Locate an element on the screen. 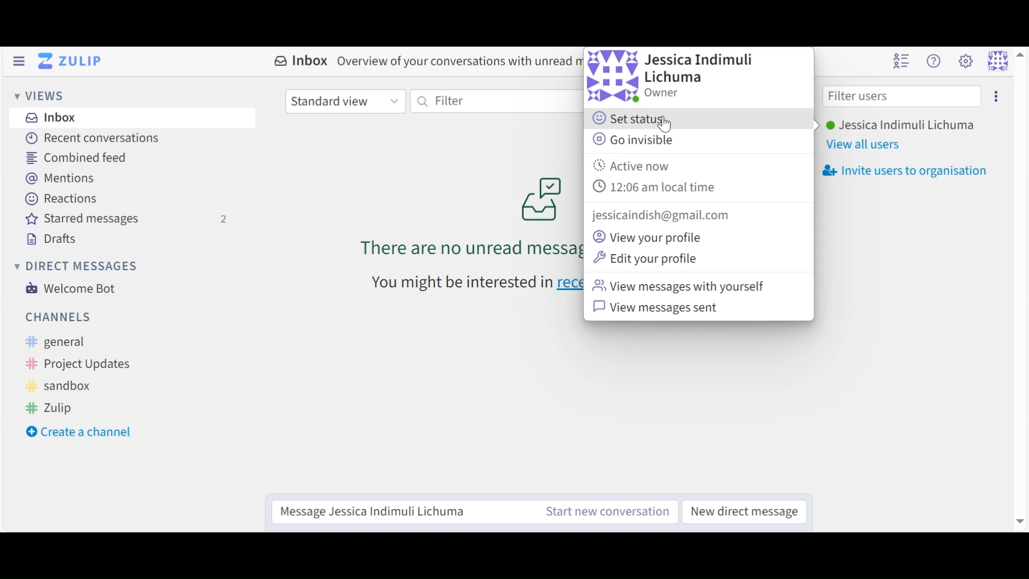 The height and width of the screenshot is (579, 1029). View messages to yourself is located at coordinates (684, 286).